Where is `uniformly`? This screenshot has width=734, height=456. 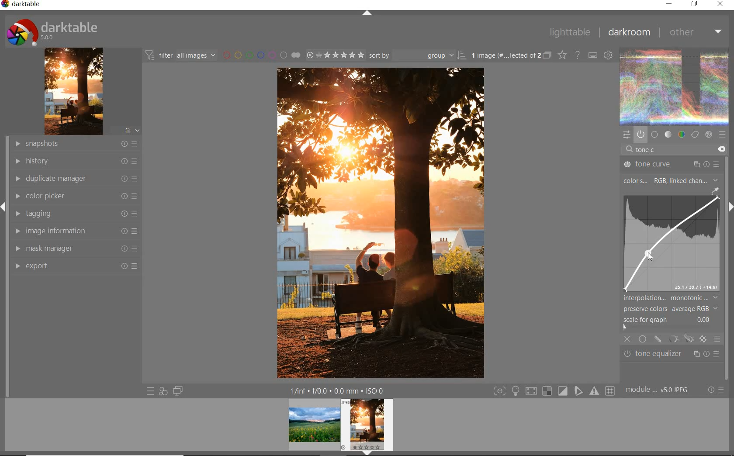 uniformly is located at coordinates (642, 339).